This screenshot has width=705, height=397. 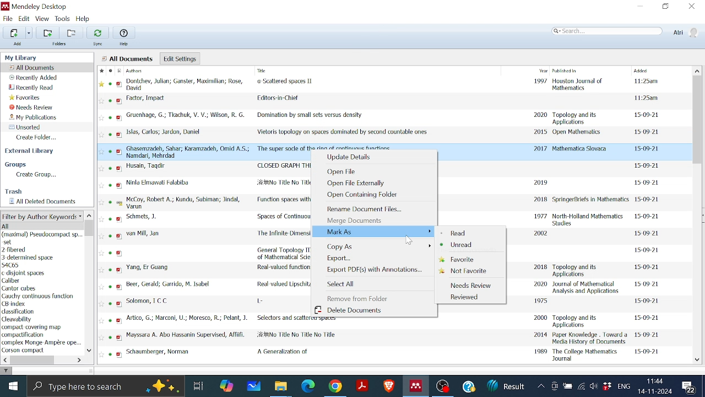 I want to click on text, so click(x=600, y=152).